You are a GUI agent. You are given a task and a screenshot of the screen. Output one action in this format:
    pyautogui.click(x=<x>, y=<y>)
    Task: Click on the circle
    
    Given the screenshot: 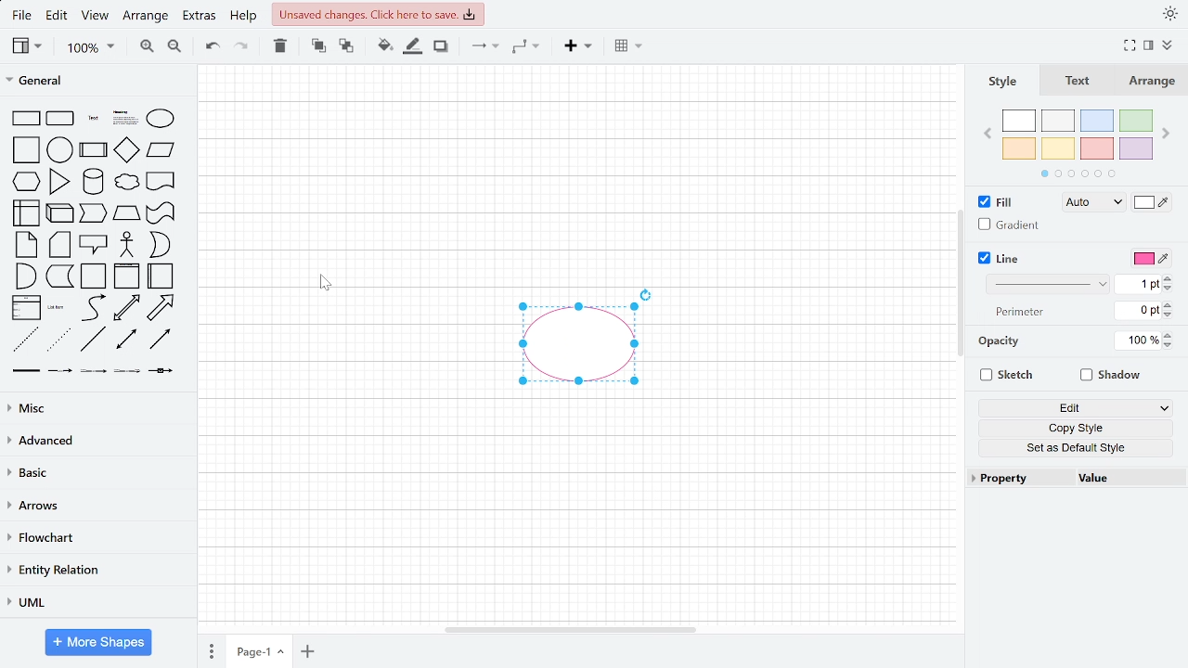 What is the action you would take?
    pyautogui.click(x=59, y=151)
    